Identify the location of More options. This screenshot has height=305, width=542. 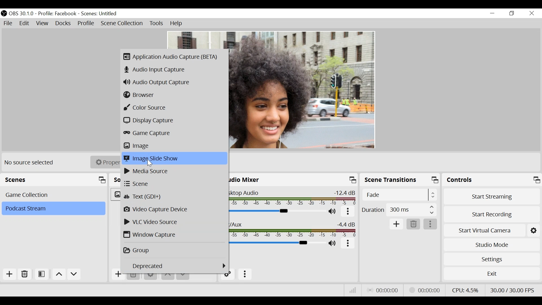
(245, 274).